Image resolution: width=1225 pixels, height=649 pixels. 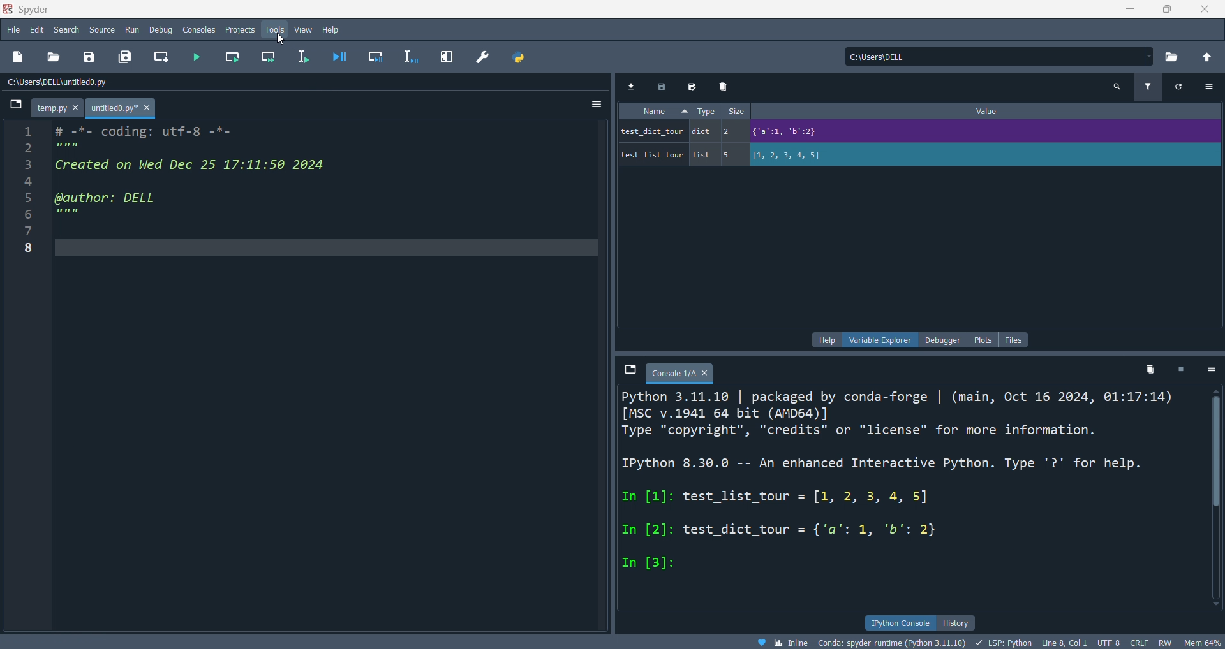 I want to click on exit kernel, so click(x=1182, y=369).